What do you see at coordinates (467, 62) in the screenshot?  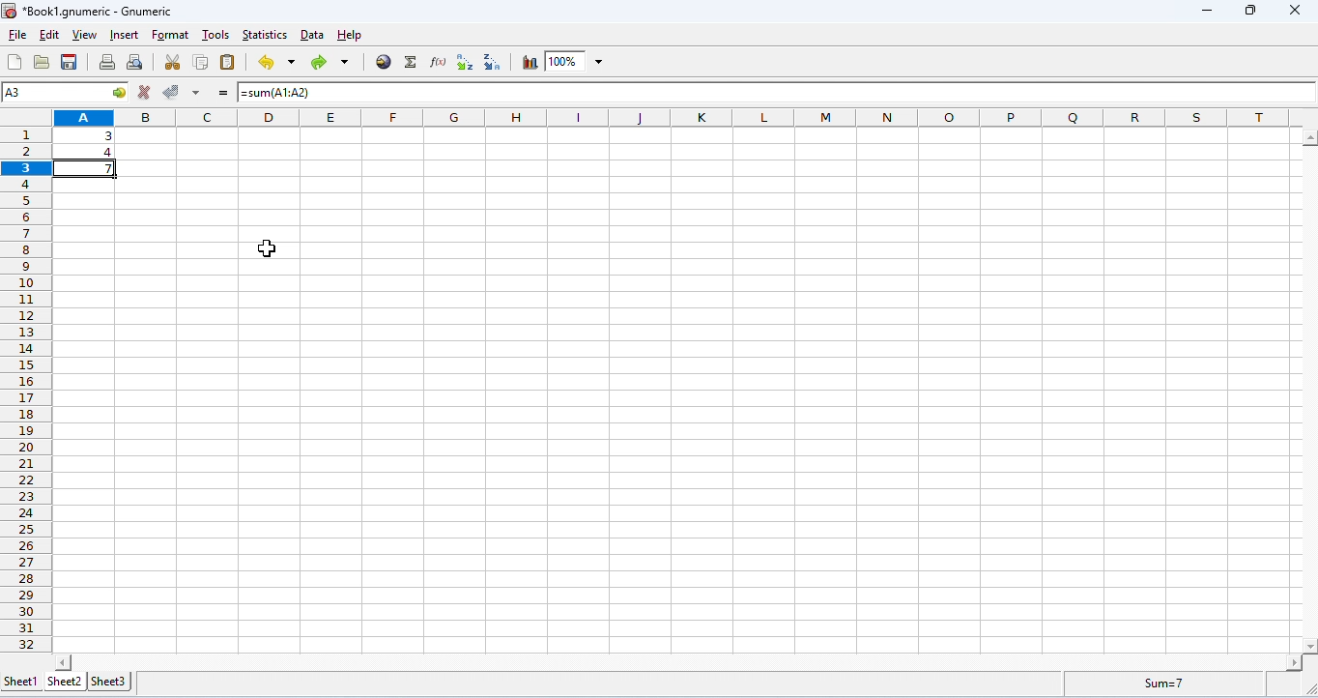 I see `sort ascending` at bounding box center [467, 62].